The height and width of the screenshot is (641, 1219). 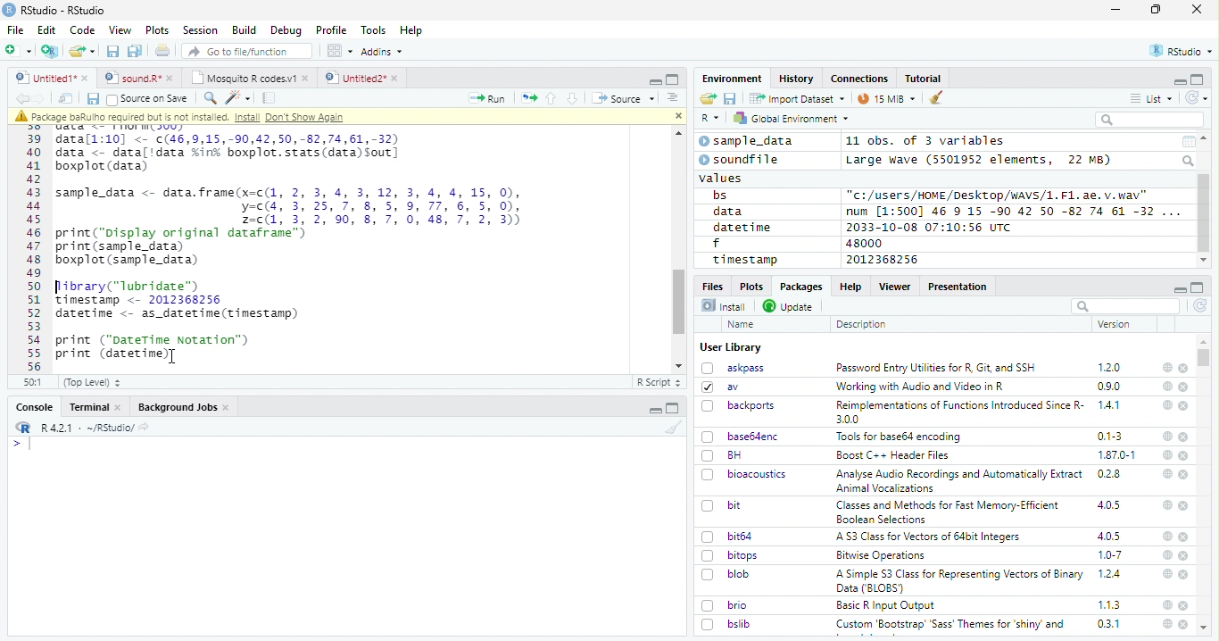 I want to click on User Library, so click(x=731, y=347).